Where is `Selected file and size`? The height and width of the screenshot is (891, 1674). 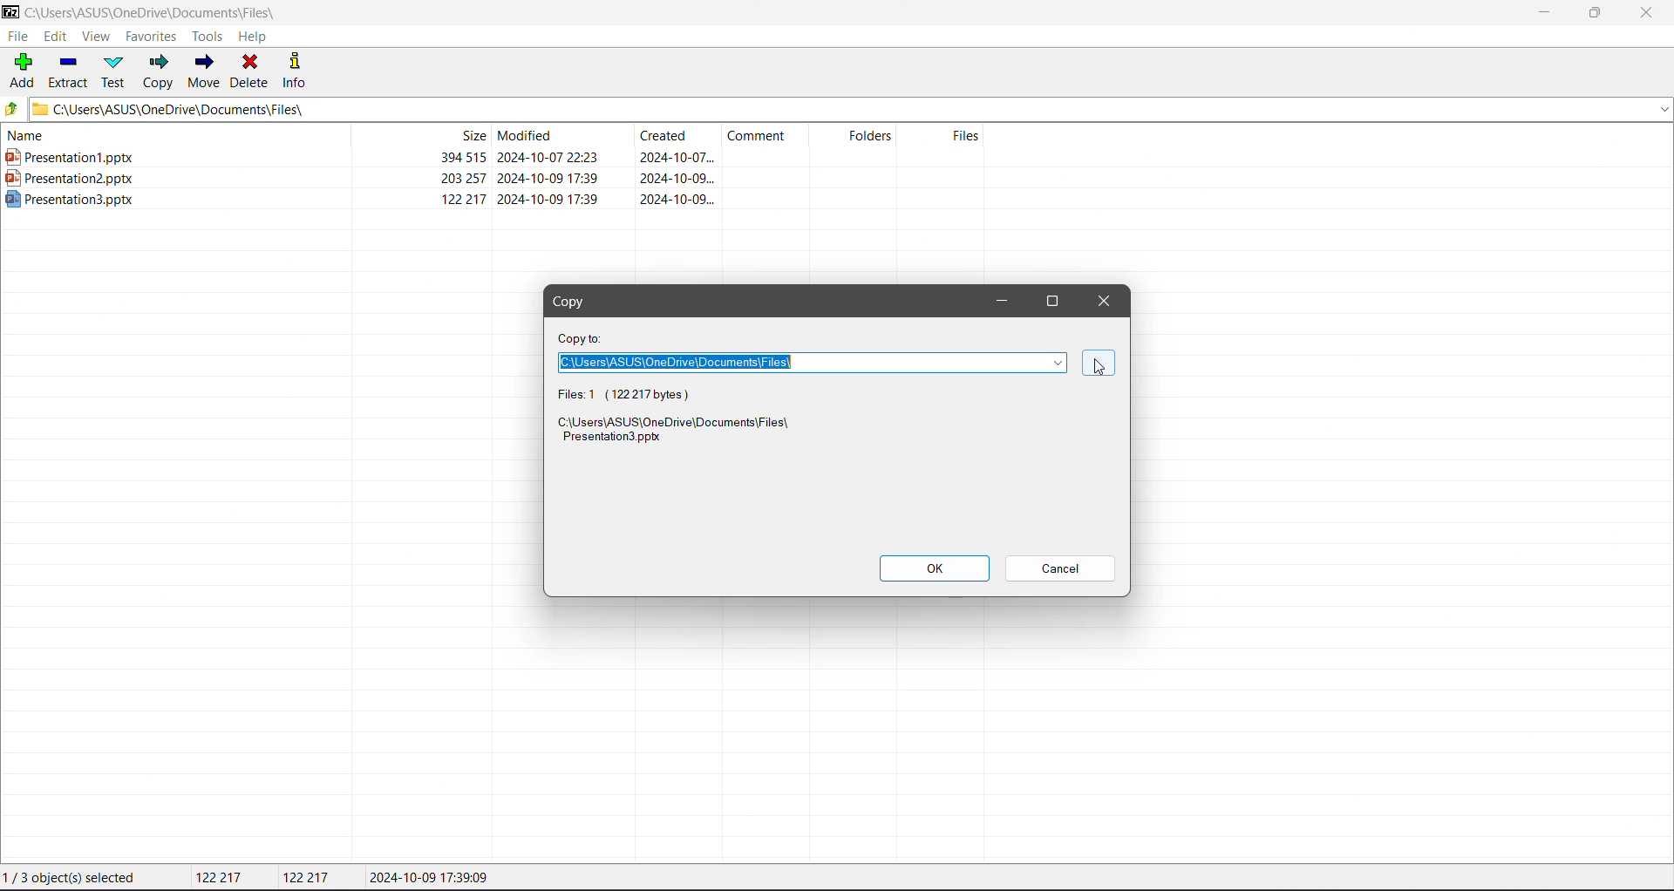
Selected file and size is located at coordinates (631, 395).